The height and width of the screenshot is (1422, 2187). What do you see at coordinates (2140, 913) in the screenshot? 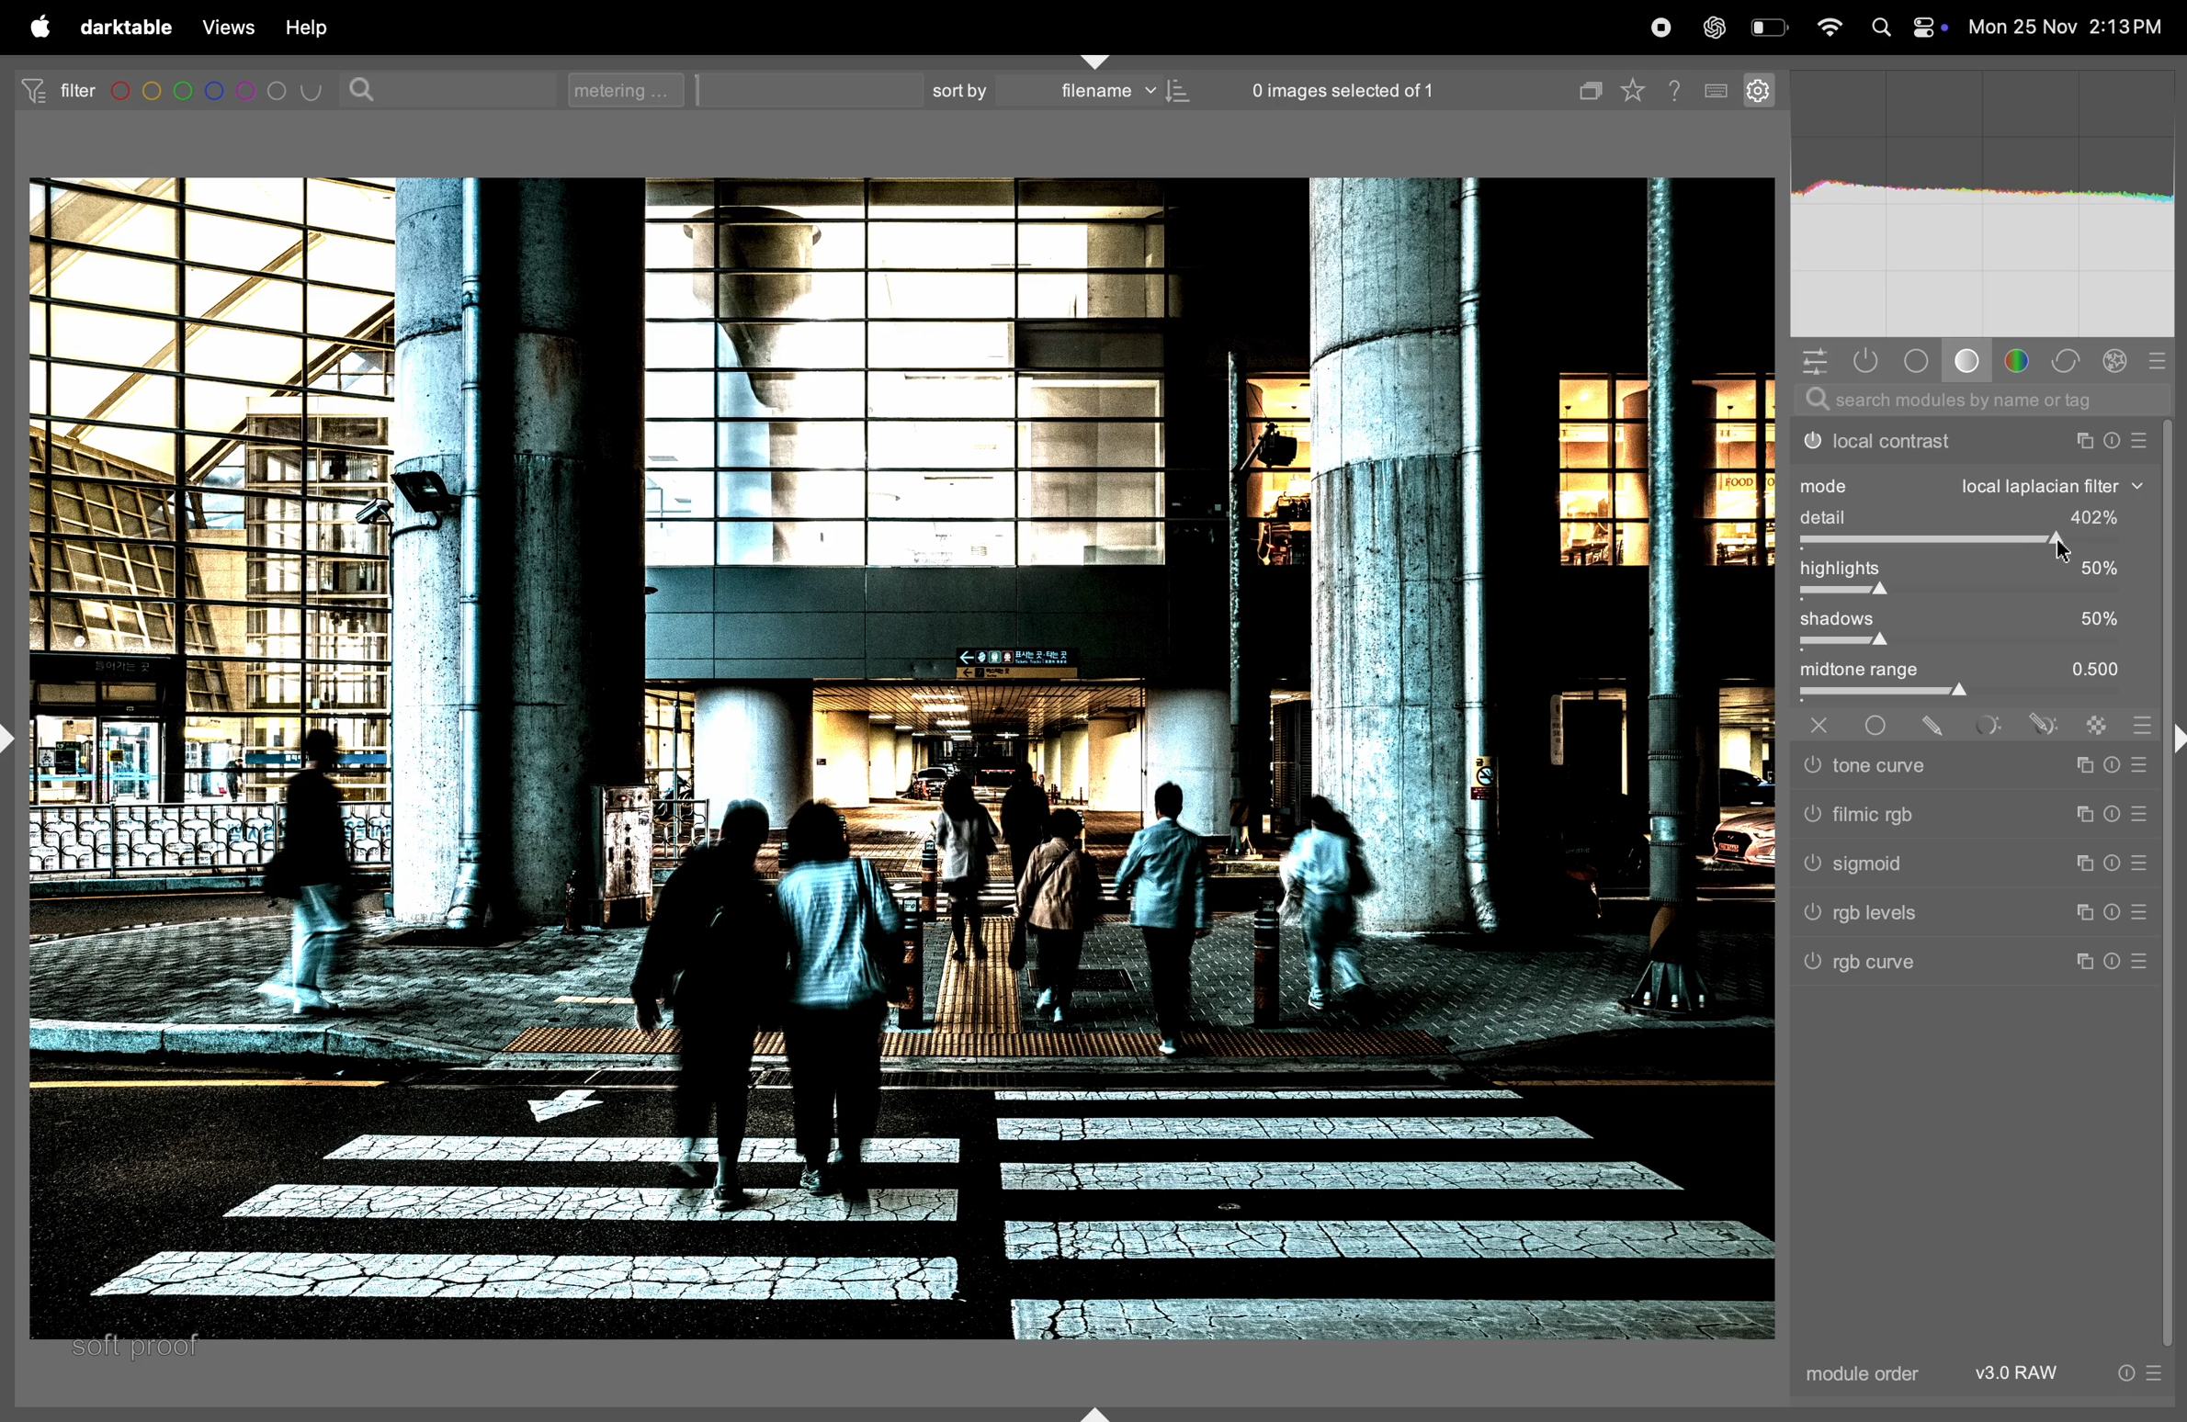
I see `preset` at bounding box center [2140, 913].